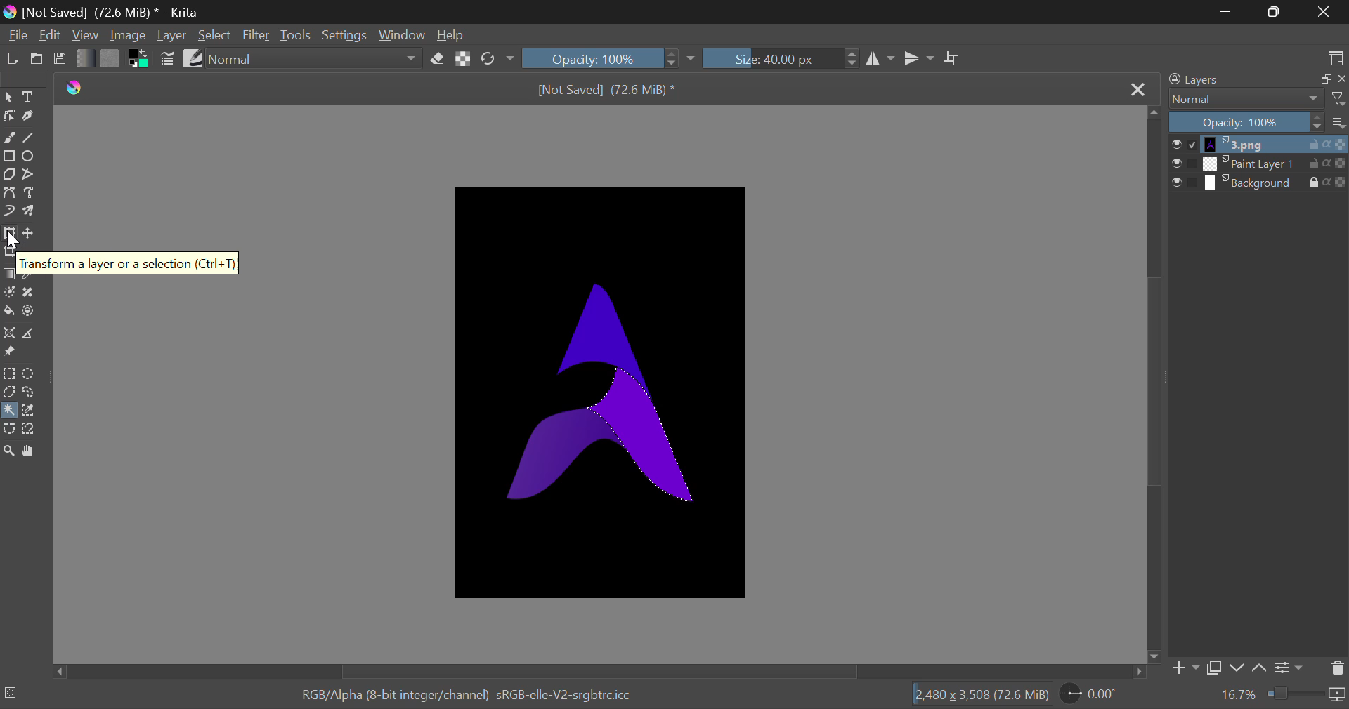 The width and height of the screenshot is (1349, 709). What do you see at coordinates (1328, 145) in the screenshot?
I see `actions` at bounding box center [1328, 145].